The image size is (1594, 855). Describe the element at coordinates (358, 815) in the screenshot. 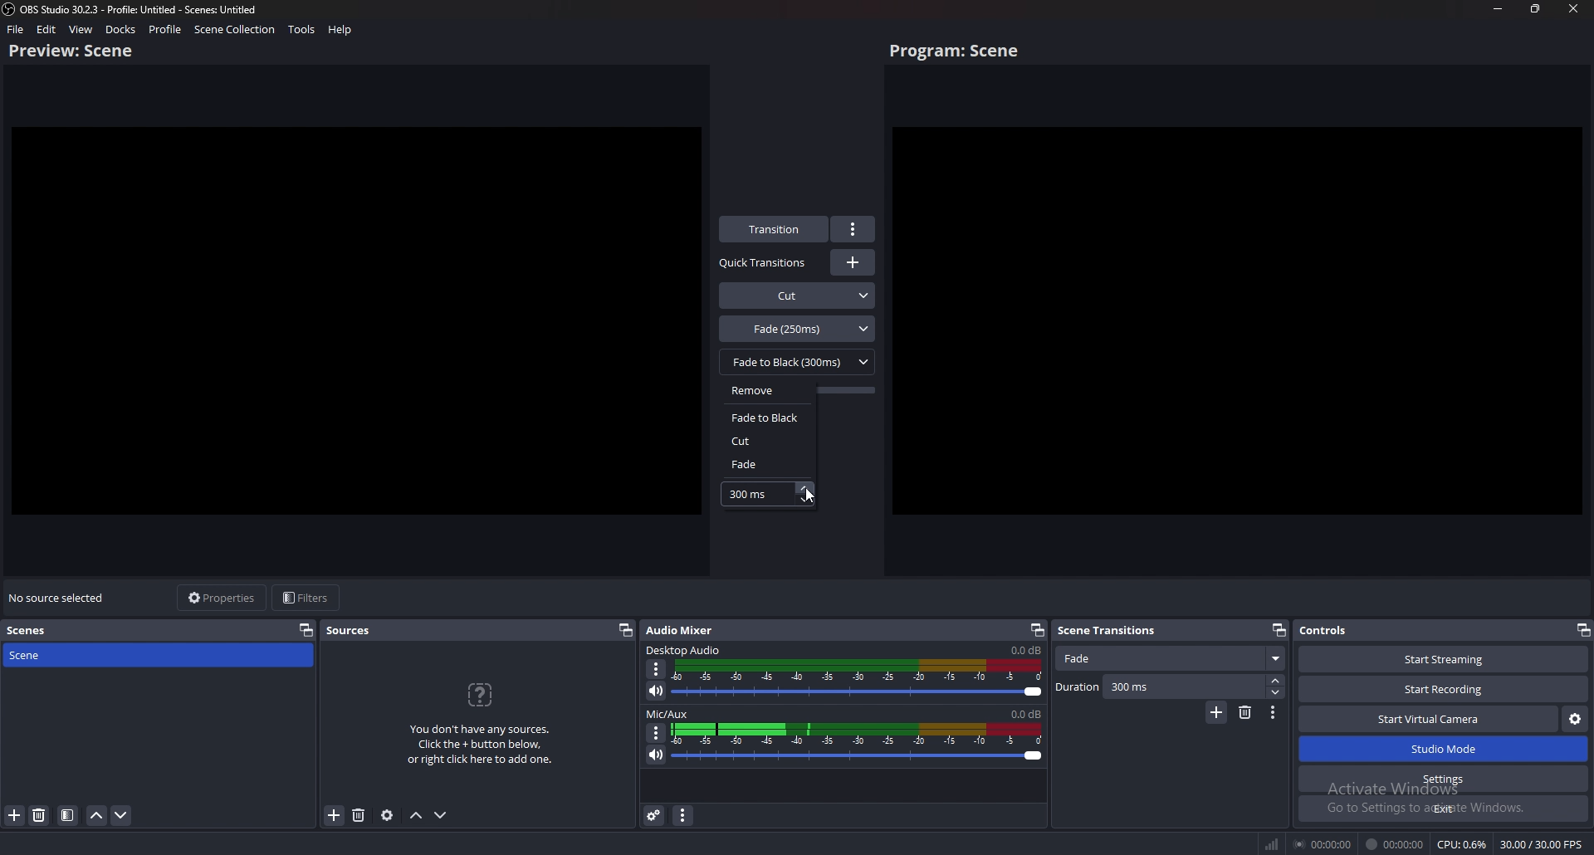

I see `Delete sources` at that location.